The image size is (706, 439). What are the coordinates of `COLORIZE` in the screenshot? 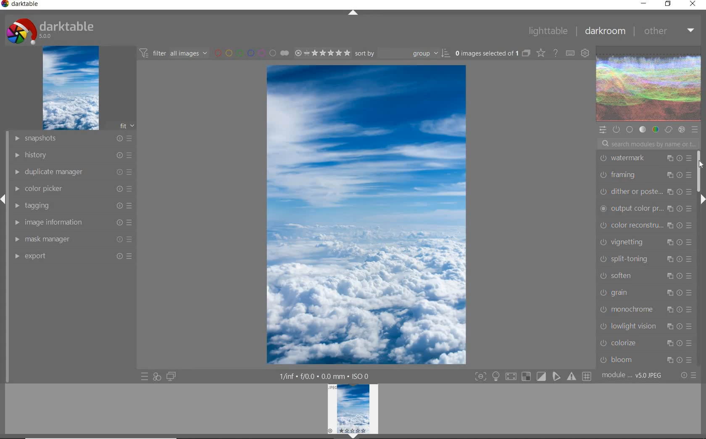 It's located at (645, 343).